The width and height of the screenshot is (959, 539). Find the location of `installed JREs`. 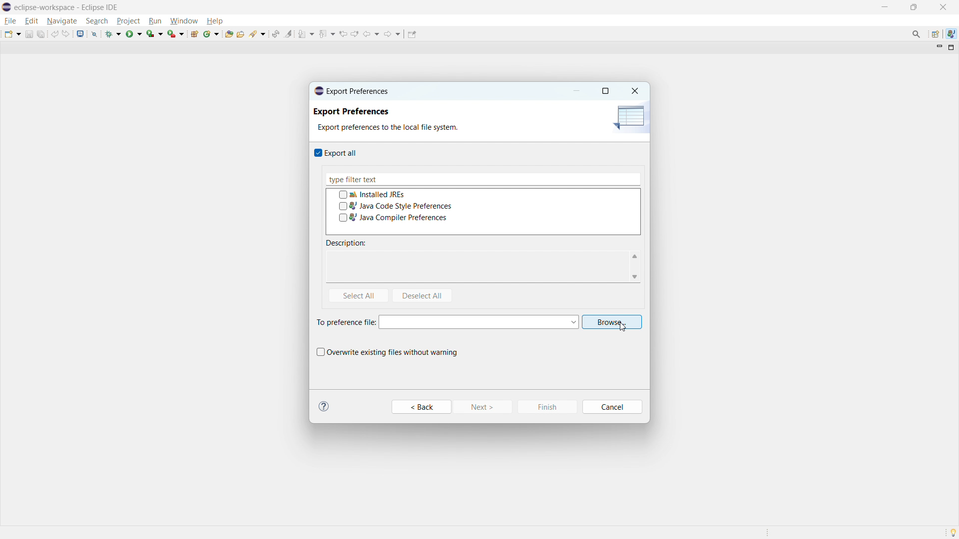

installed JREs is located at coordinates (372, 194).